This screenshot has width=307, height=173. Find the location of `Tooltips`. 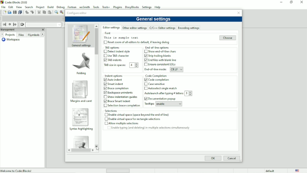

Tooltips is located at coordinates (149, 104).